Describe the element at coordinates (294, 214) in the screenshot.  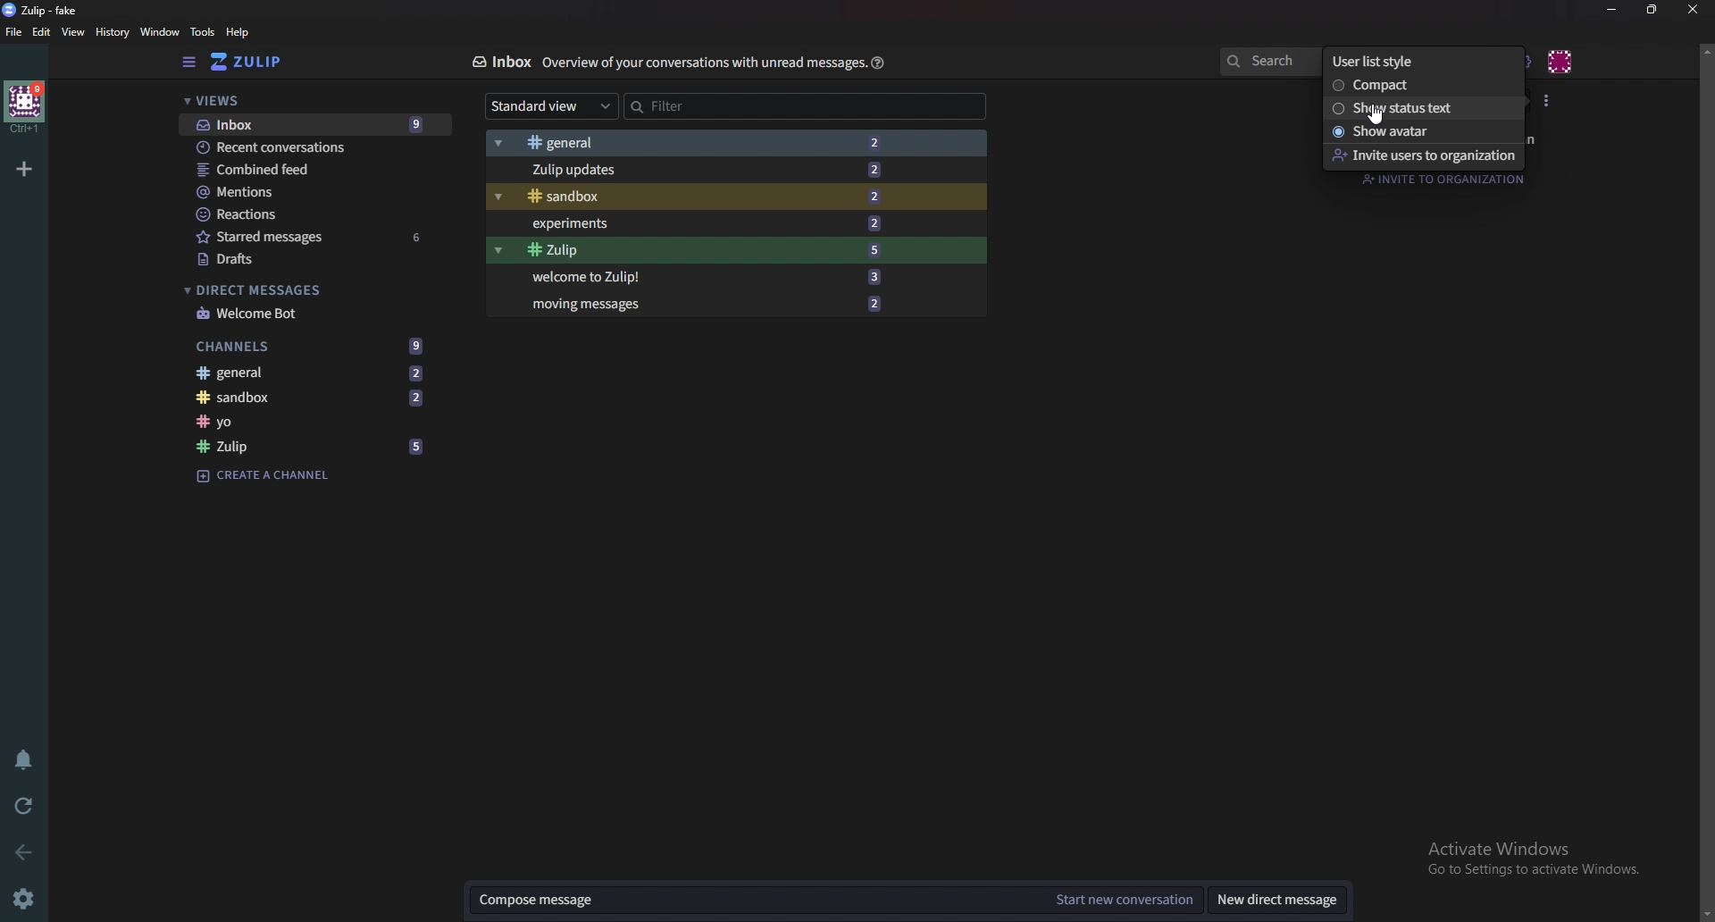
I see `Reactions` at that location.